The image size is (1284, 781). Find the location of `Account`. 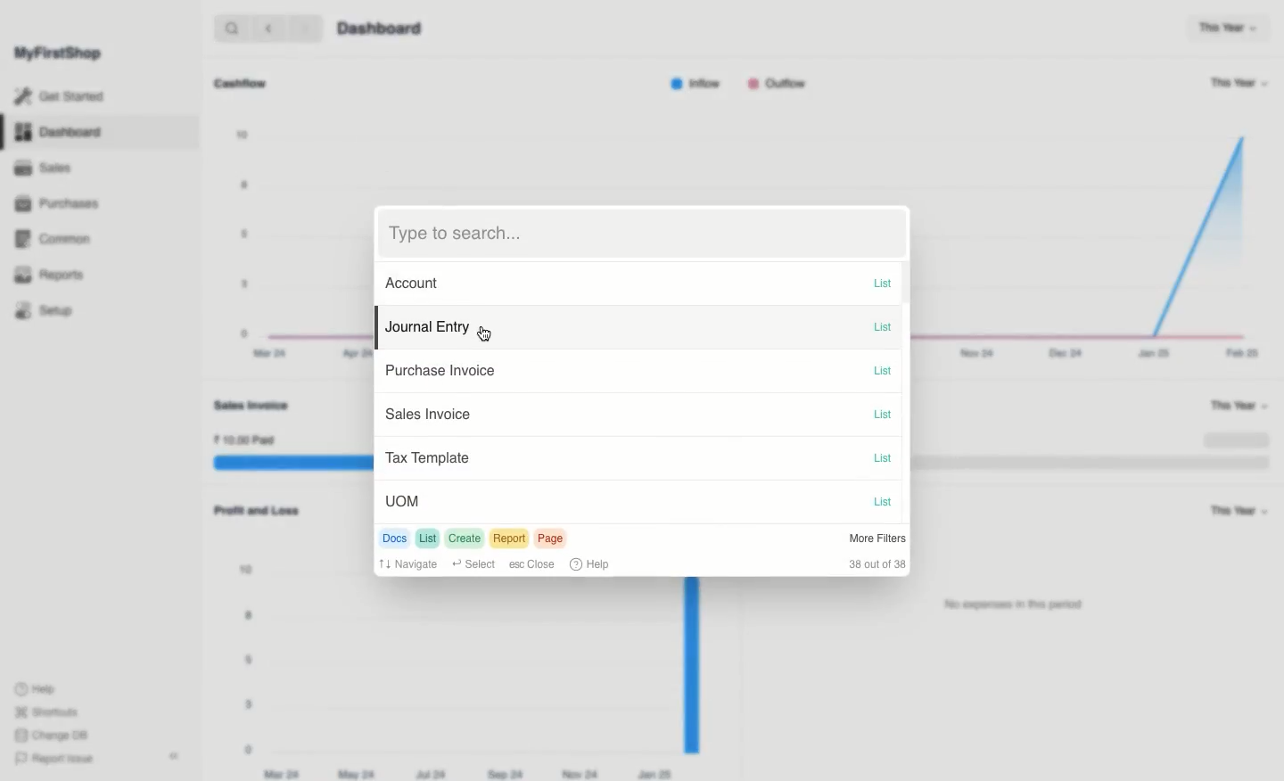

Account is located at coordinates (421, 283).